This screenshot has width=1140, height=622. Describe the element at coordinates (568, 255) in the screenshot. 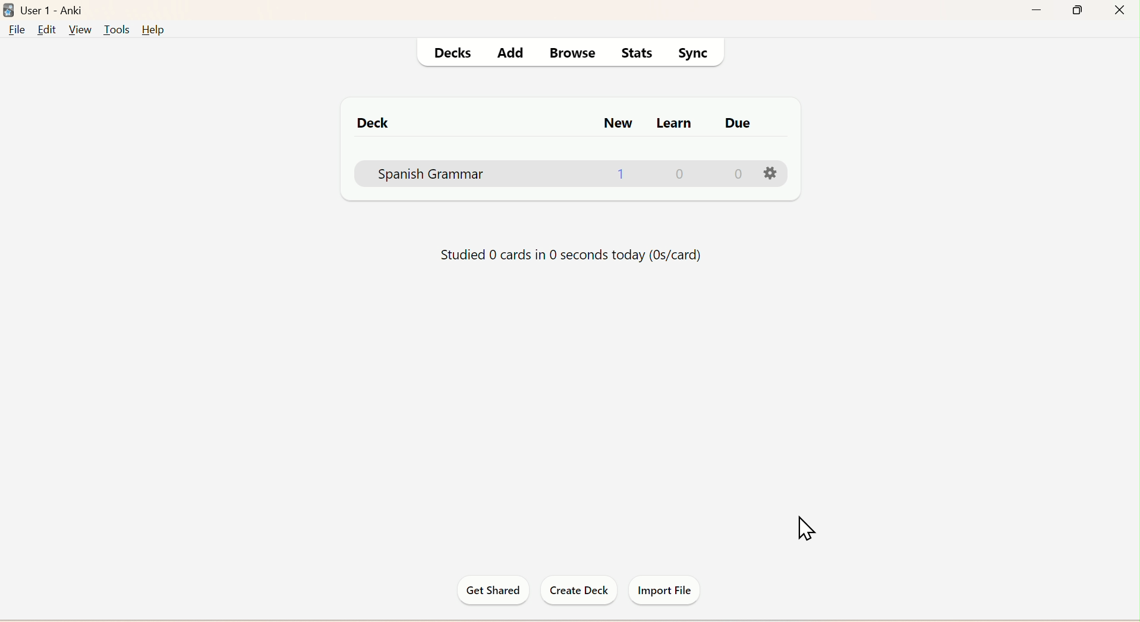

I see `Status of Progress` at that location.